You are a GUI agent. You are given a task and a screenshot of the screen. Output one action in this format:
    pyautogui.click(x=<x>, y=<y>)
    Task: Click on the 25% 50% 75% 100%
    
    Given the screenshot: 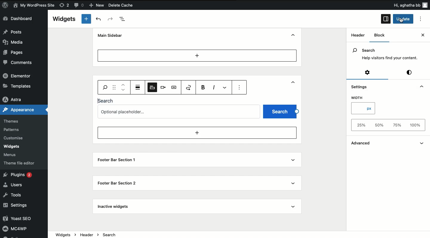 What is the action you would take?
    pyautogui.click(x=386, y=125)
    